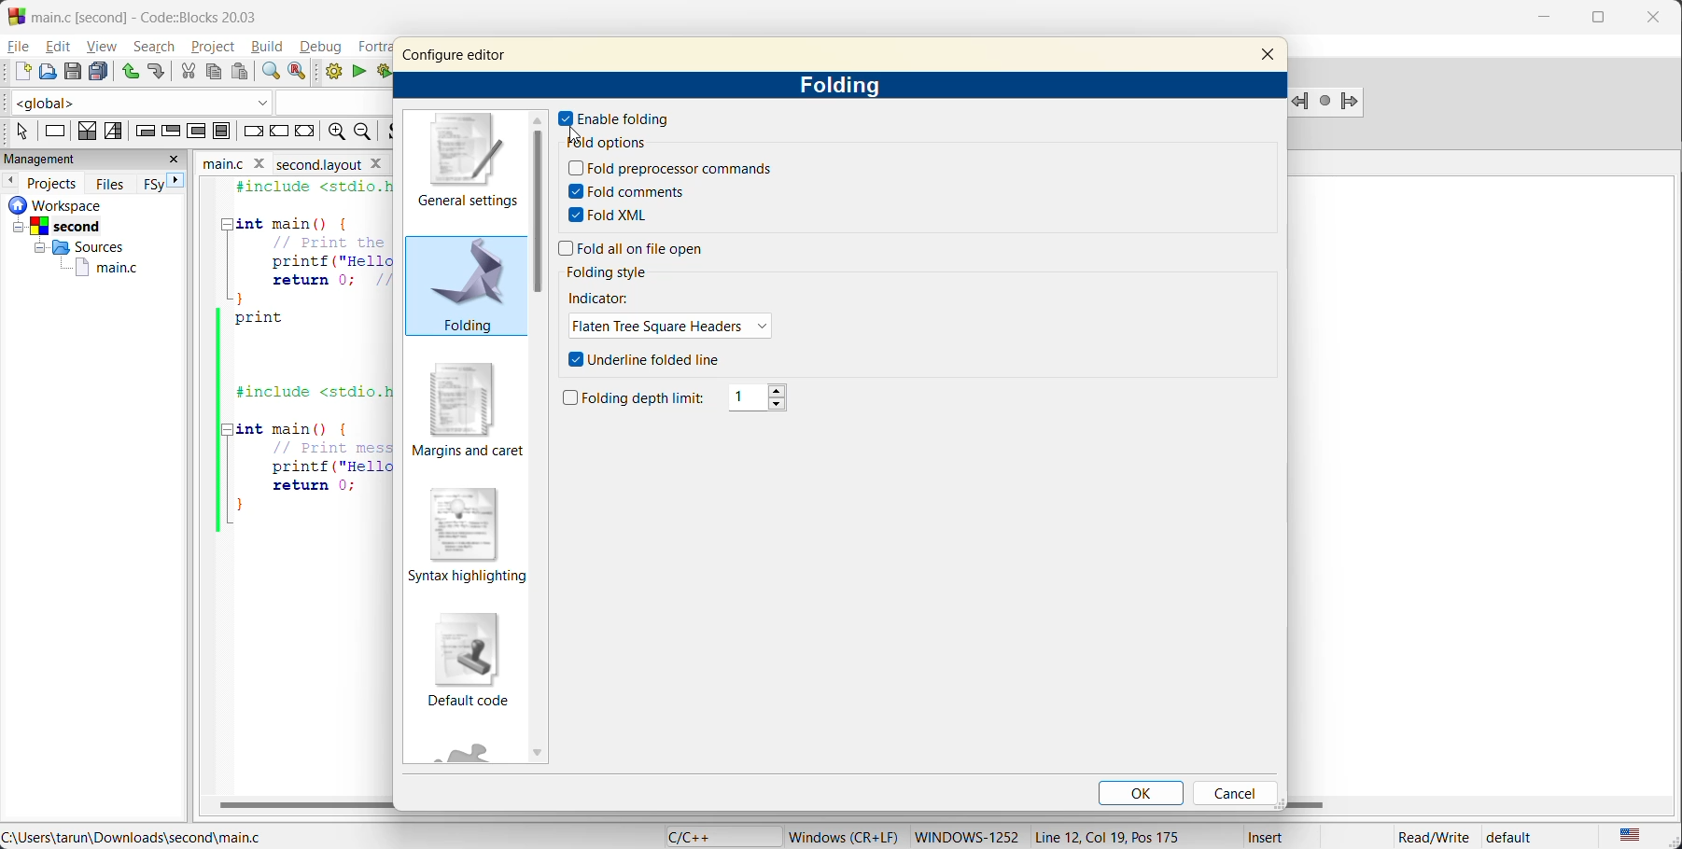  I want to click on default, so click(1527, 838).